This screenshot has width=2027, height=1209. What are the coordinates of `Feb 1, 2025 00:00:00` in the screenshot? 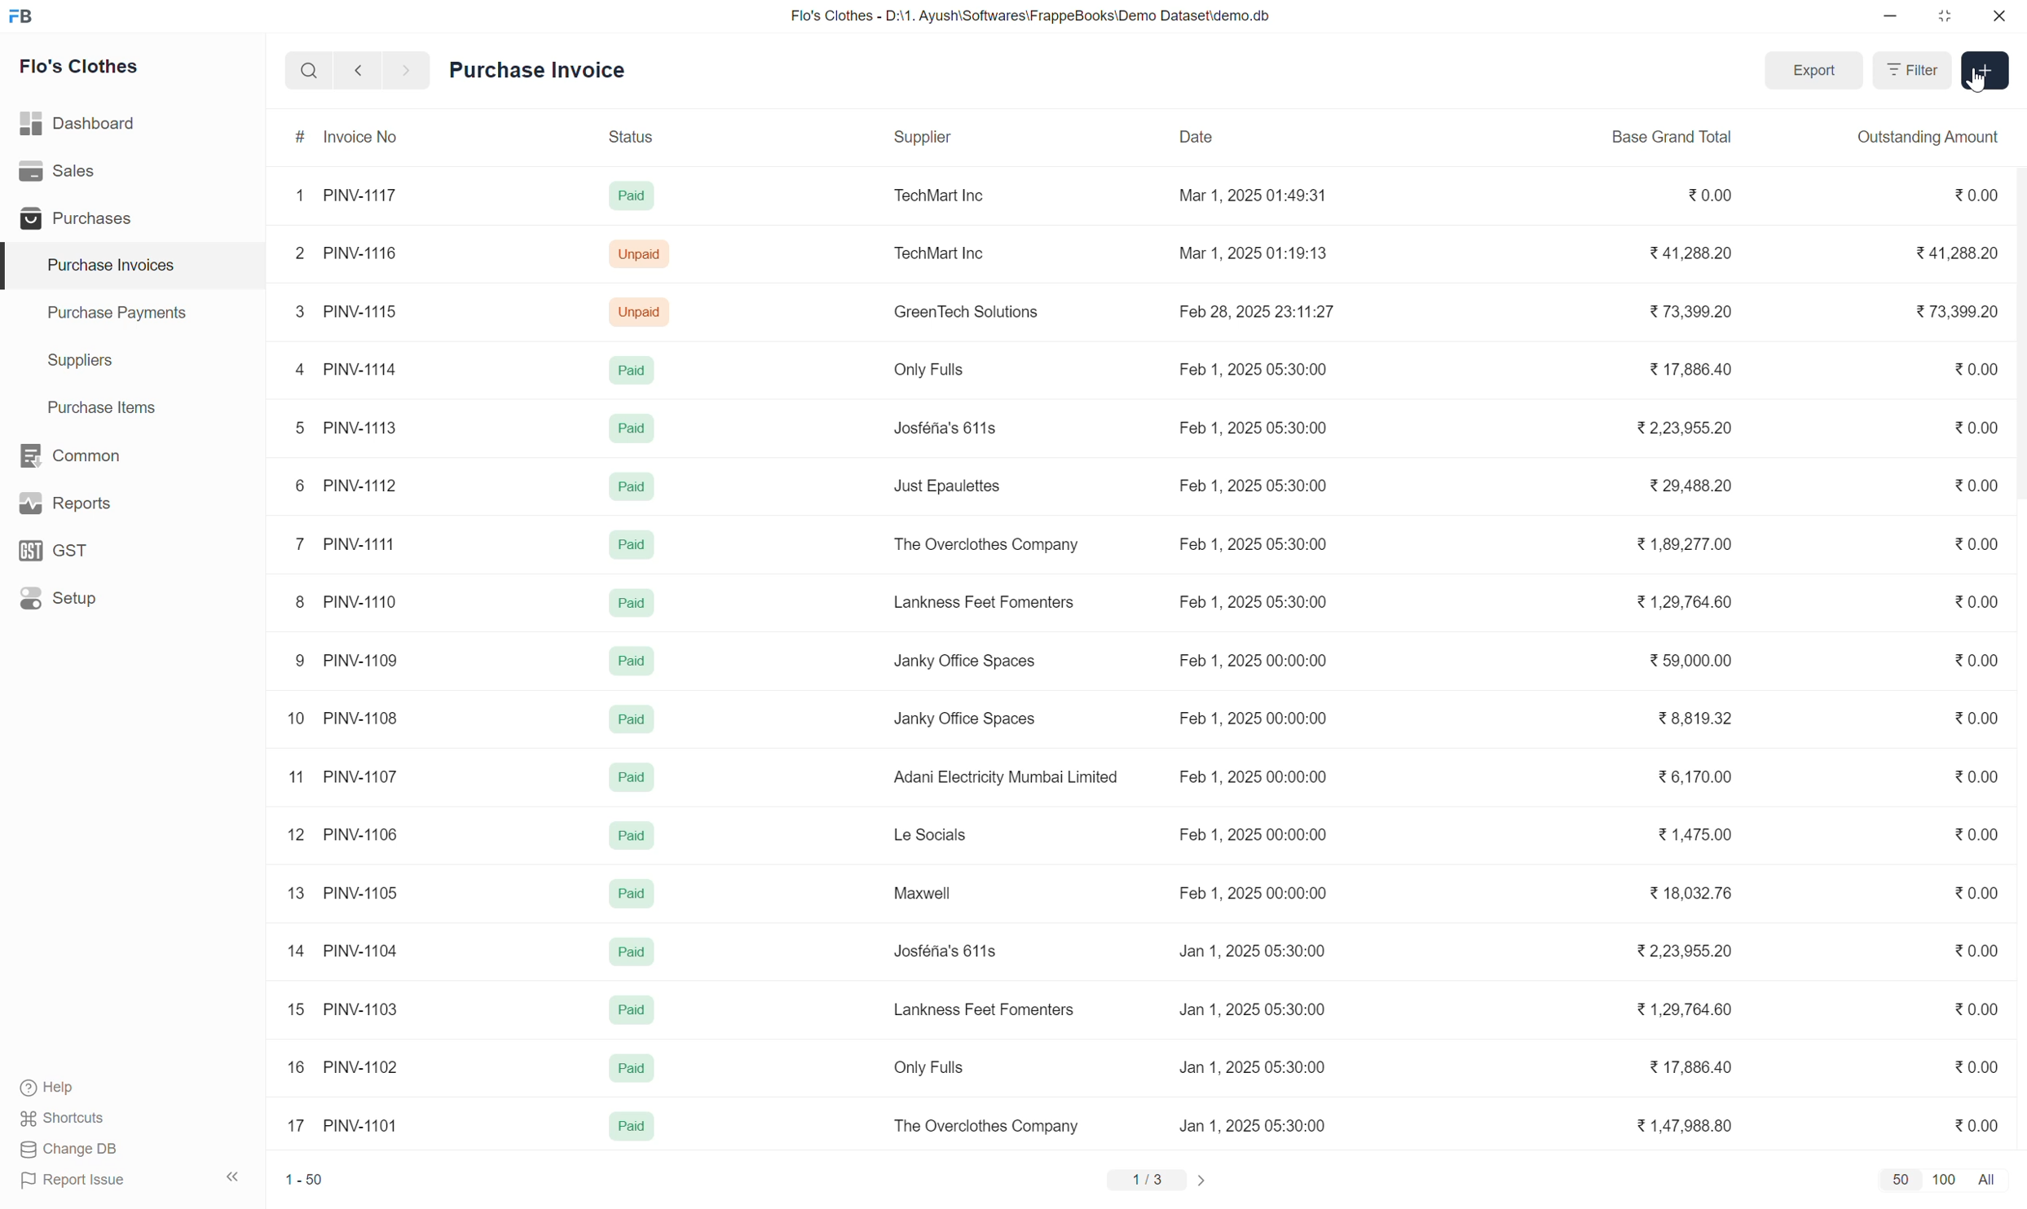 It's located at (1254, 719).